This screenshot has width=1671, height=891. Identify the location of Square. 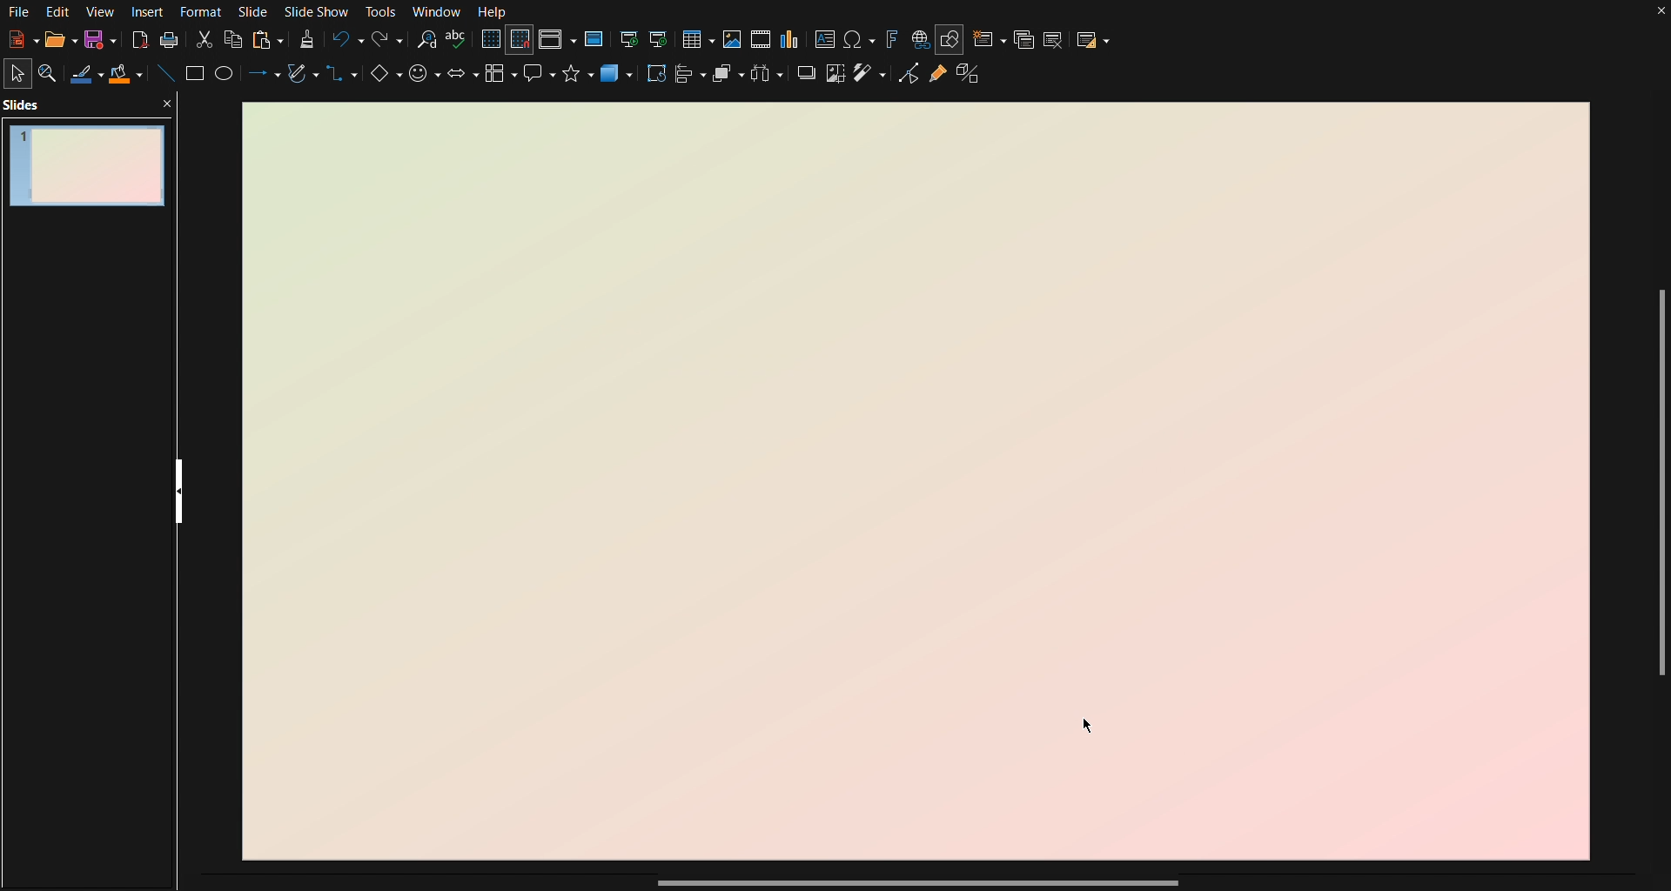
(197, 77).